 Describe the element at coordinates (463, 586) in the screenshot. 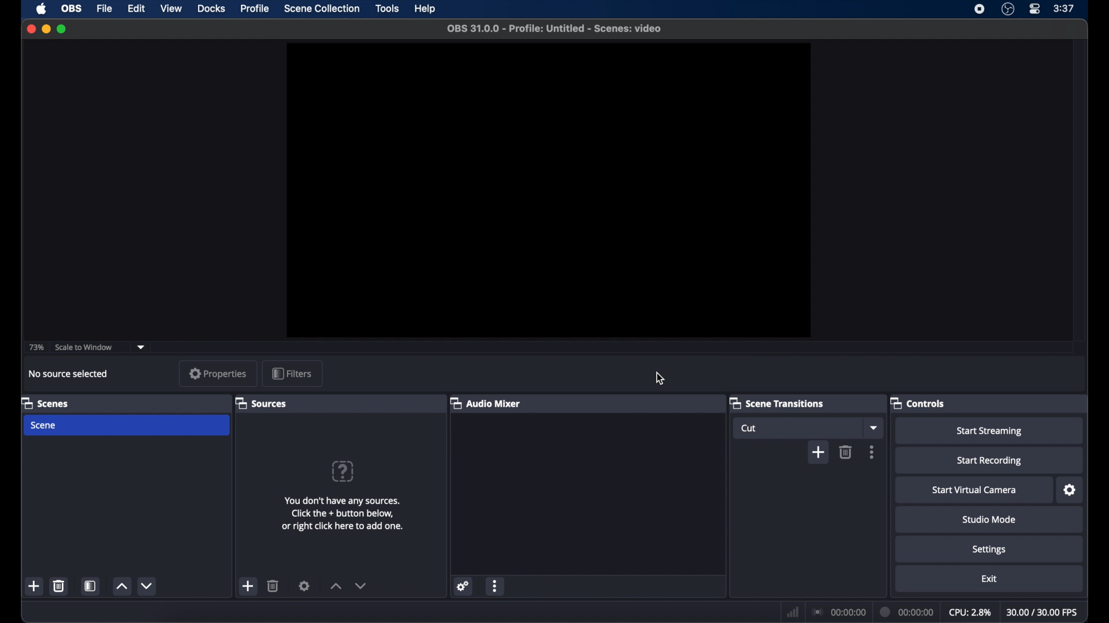

I see `settings` at that location.